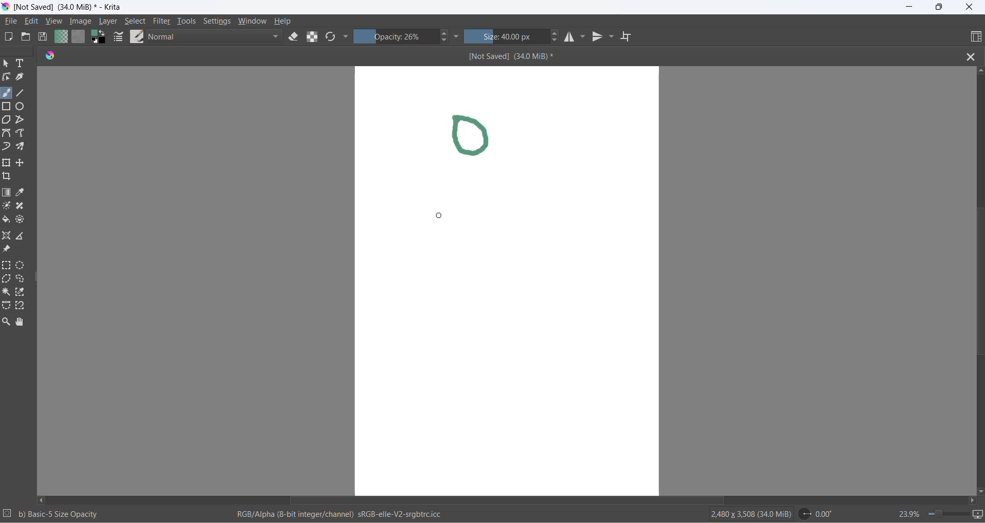 The image size is (985, 523). Describe the element at coordinates (8, 307) in the screenshot. I see `Bezier curve selection tool ` at that location.